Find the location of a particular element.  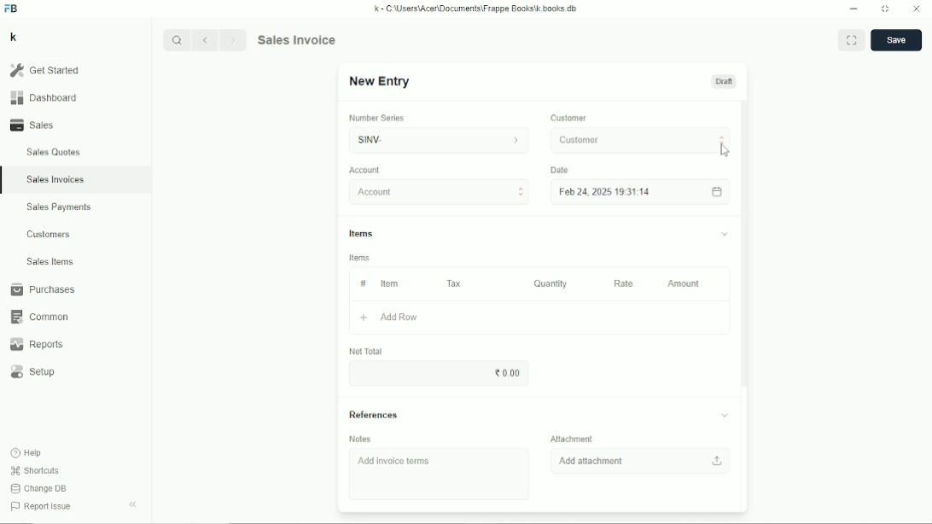

Sales payments is located at coordinates (61, 207).